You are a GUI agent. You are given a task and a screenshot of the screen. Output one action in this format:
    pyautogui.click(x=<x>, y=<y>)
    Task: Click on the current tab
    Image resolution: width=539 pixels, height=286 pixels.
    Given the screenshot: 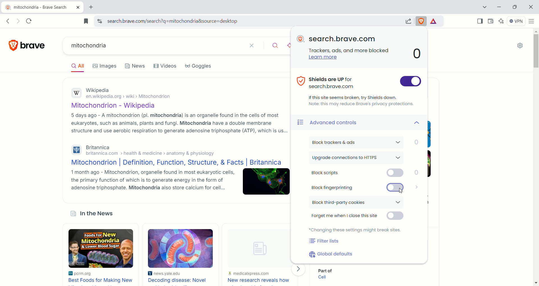 What is the action you would take?
    pyautogui.click(x=38, y=8)
    